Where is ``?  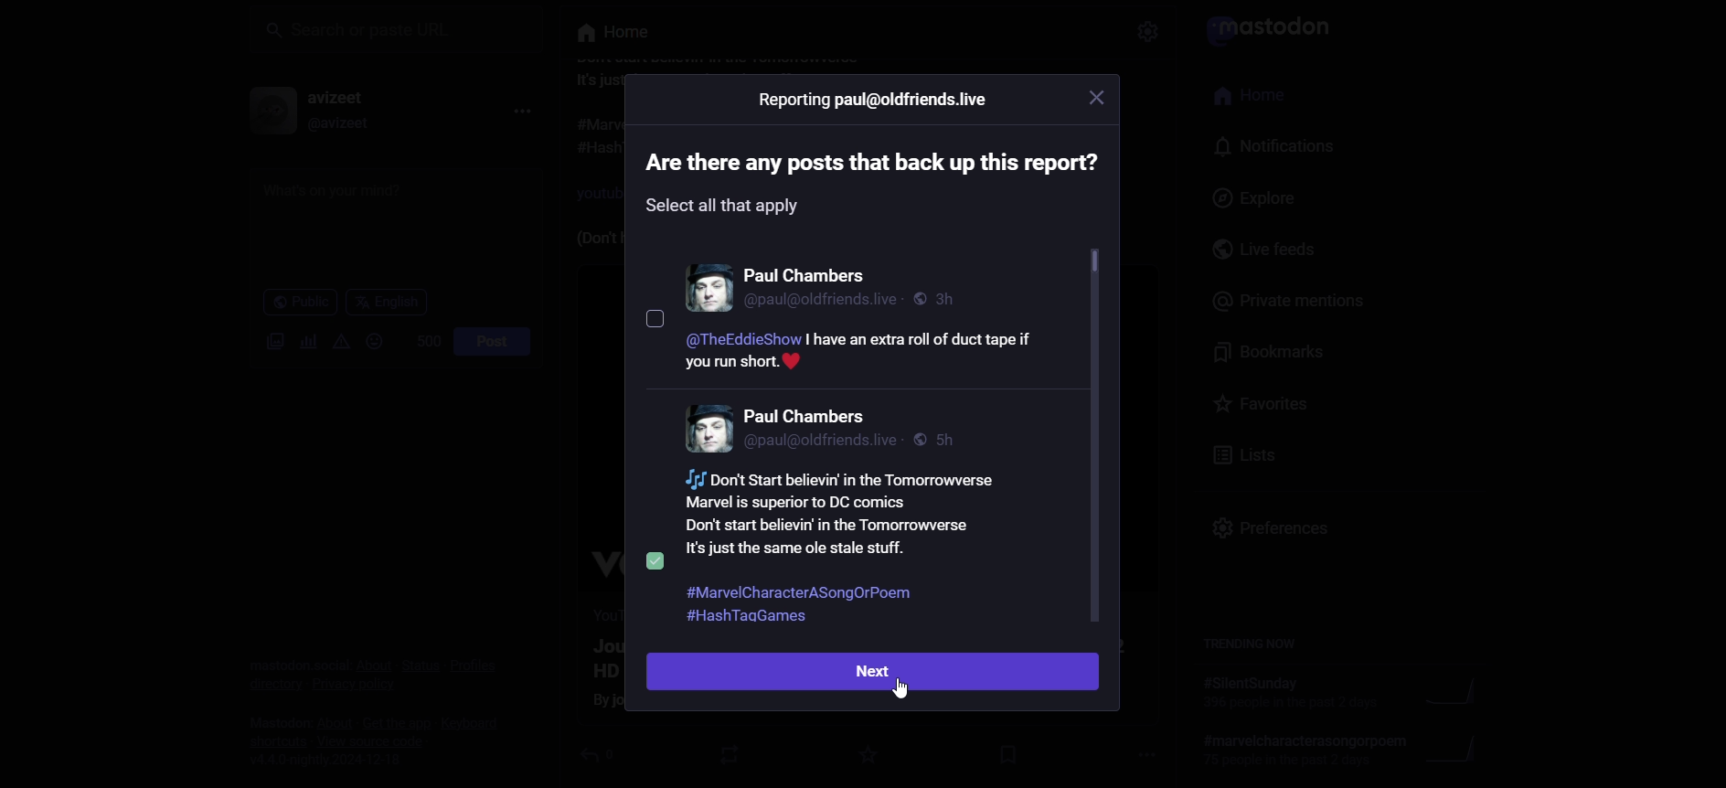
 is located at coordinates (1147, 27).